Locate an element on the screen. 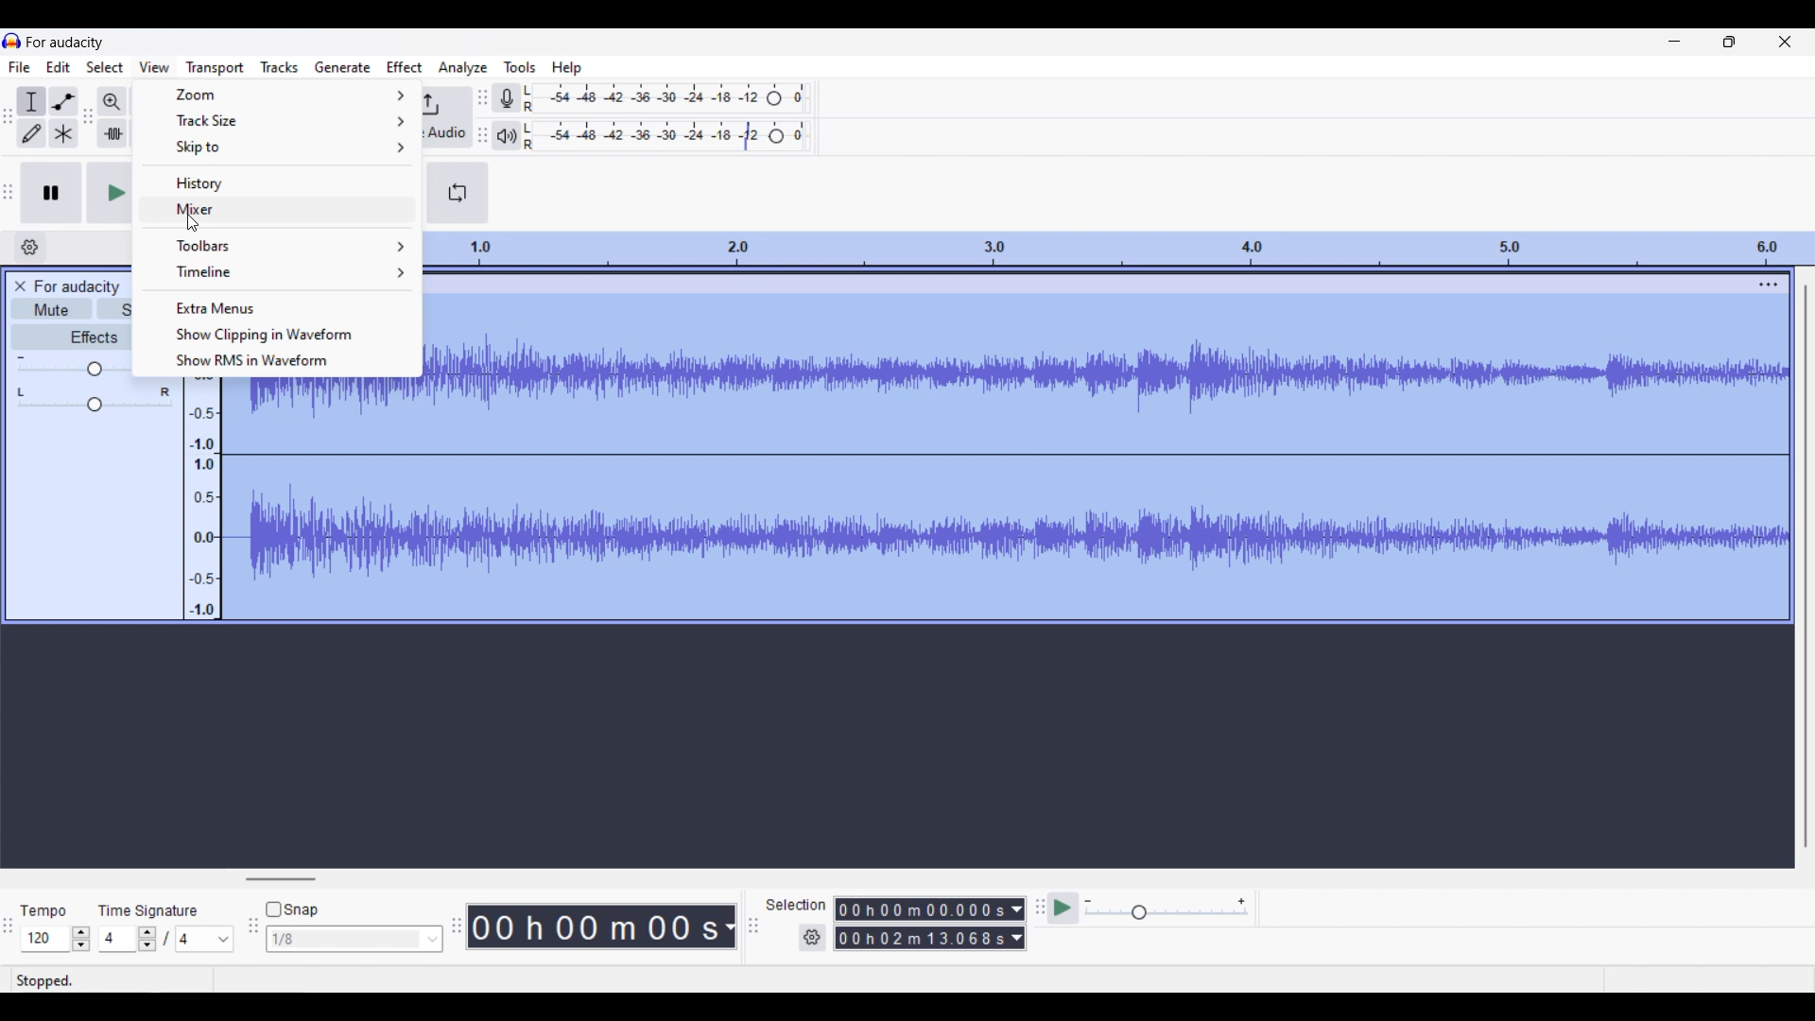 Image resolution: width=1815 pixels, height=1021 pixels. Play at speed/Play at speed once is located at coordinates (1062, 909).